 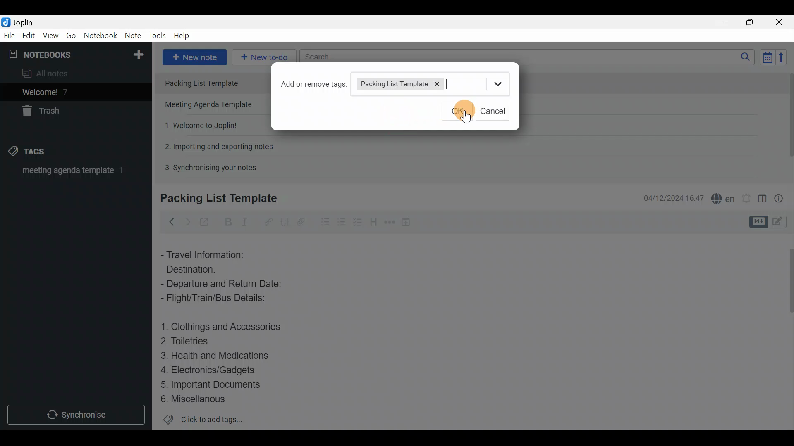 I want to click on Ok, so click(x=457, y=111).